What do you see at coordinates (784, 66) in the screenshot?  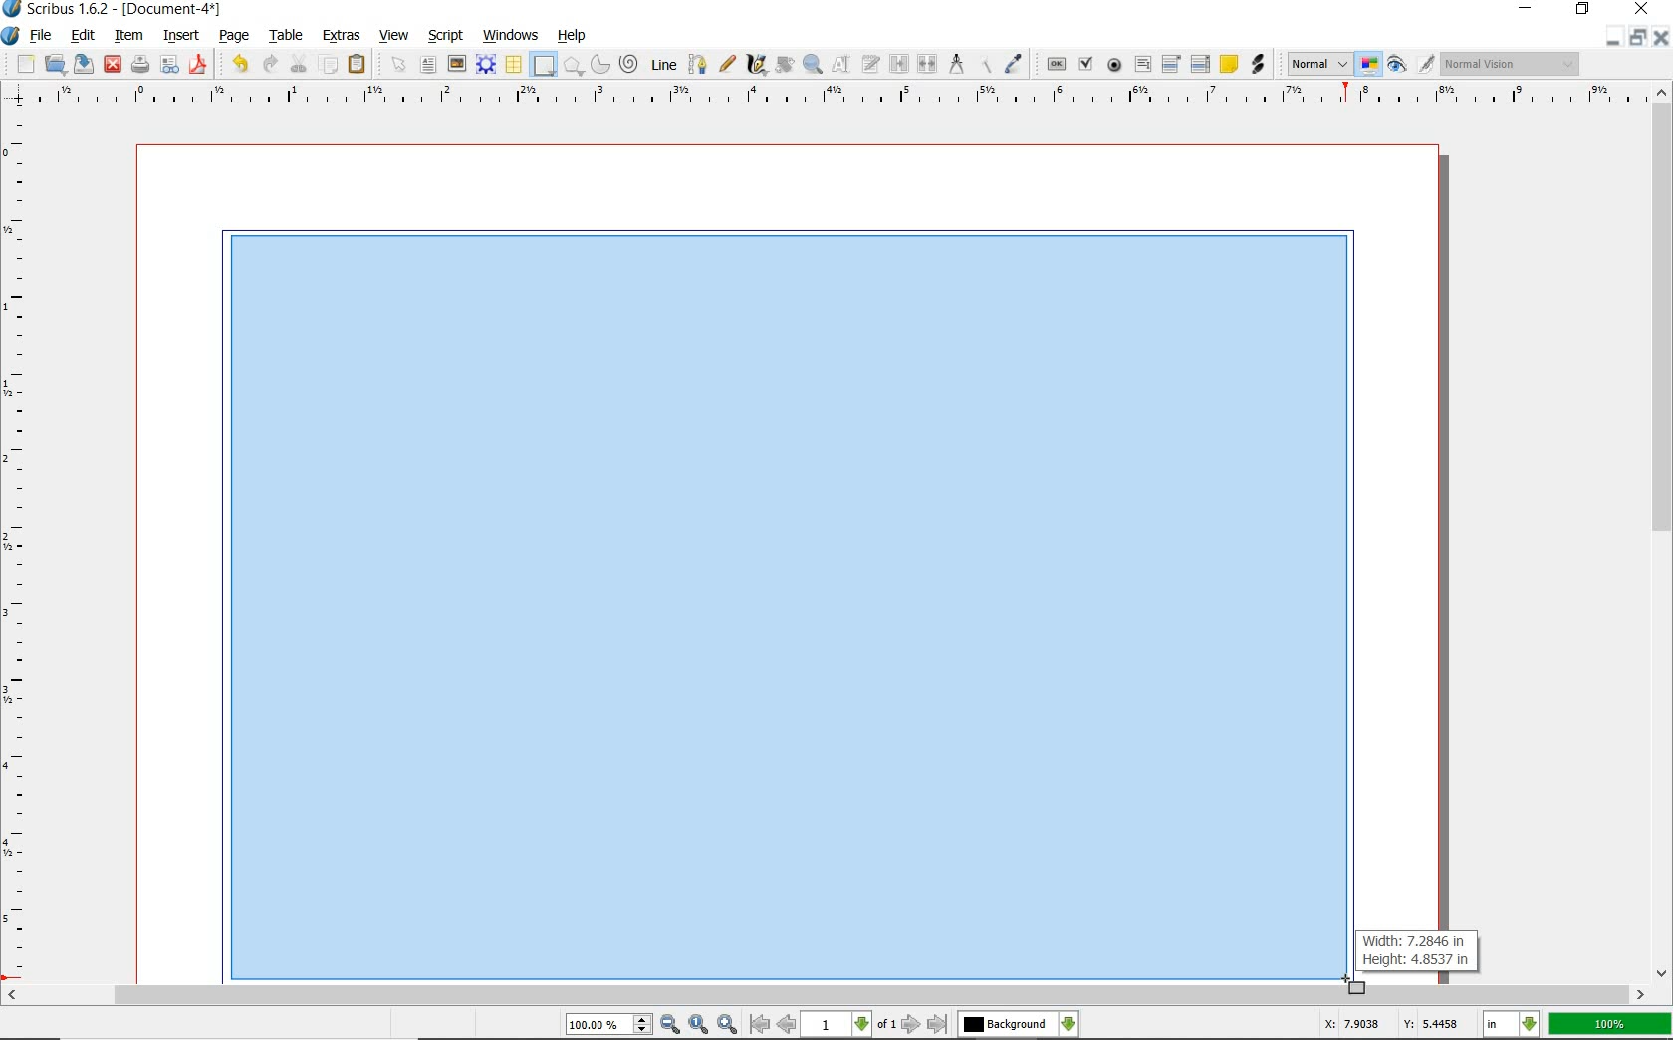 I see `rotate item` at bounding box center [784, 66].